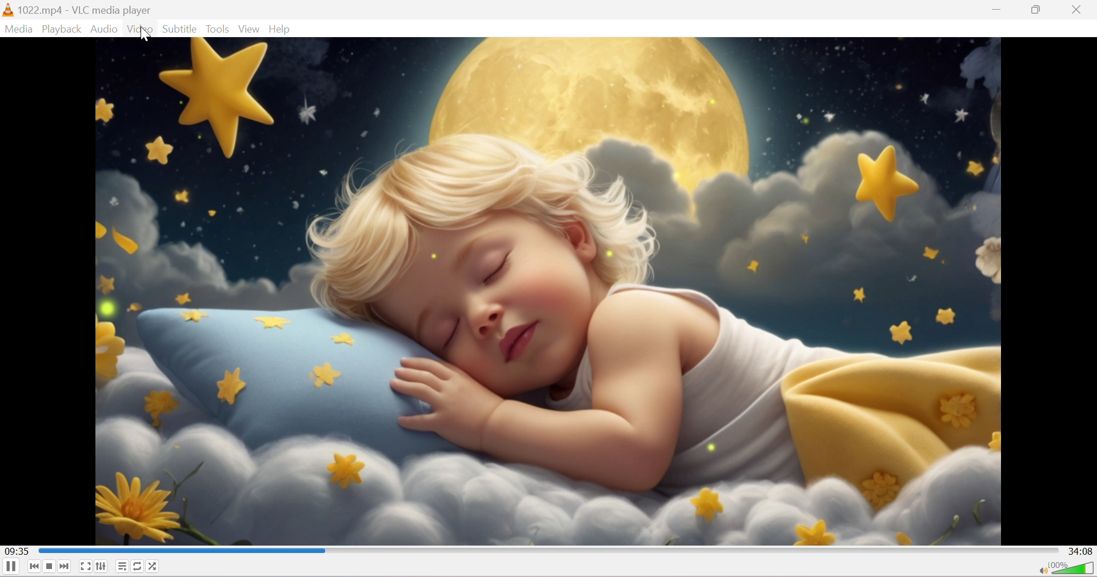 The image size is (1097, 577). What do you see at coordinates (1040, 569) in the screenshot?
I see `Mute` at bounding box center [1040, 569].